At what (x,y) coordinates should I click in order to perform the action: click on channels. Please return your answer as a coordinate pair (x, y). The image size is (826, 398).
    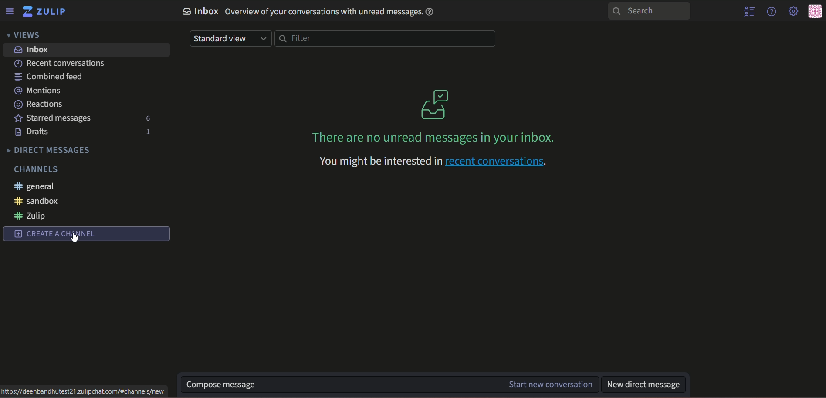
    Looking at the image, I should click on (38, 169).